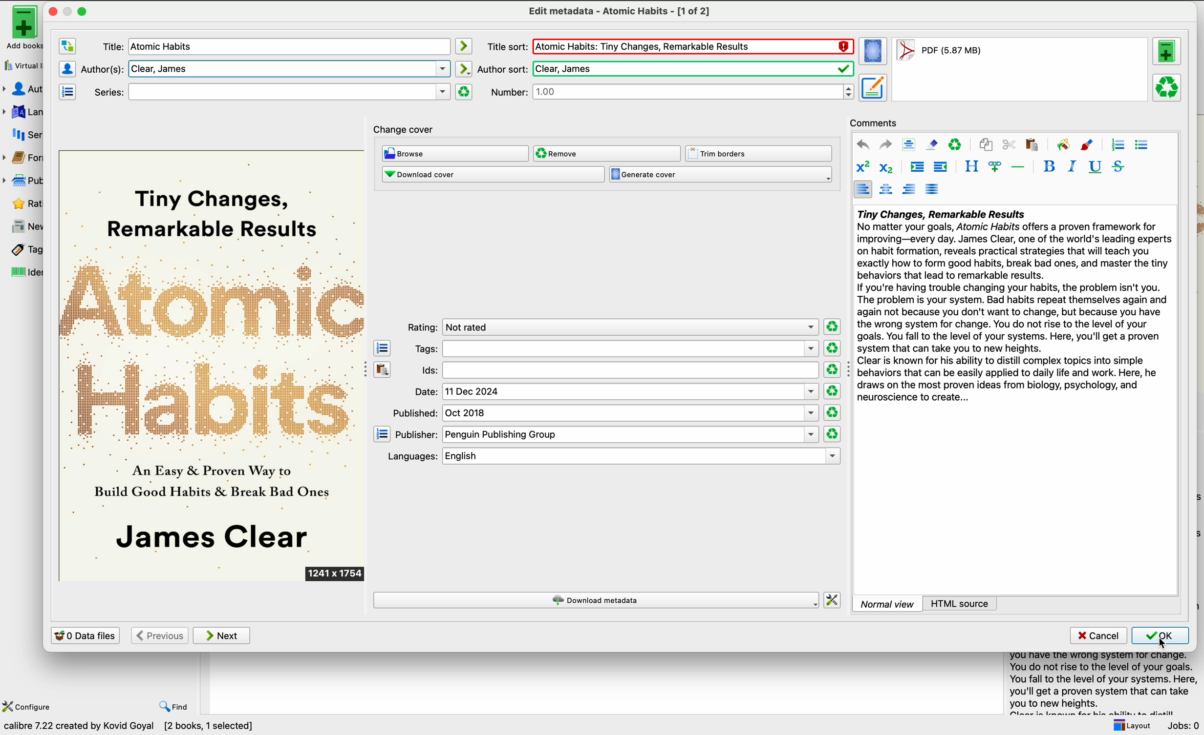 The width and height of the screenshot is (1204, 735). I want to click on normal view, so click(887, 603).